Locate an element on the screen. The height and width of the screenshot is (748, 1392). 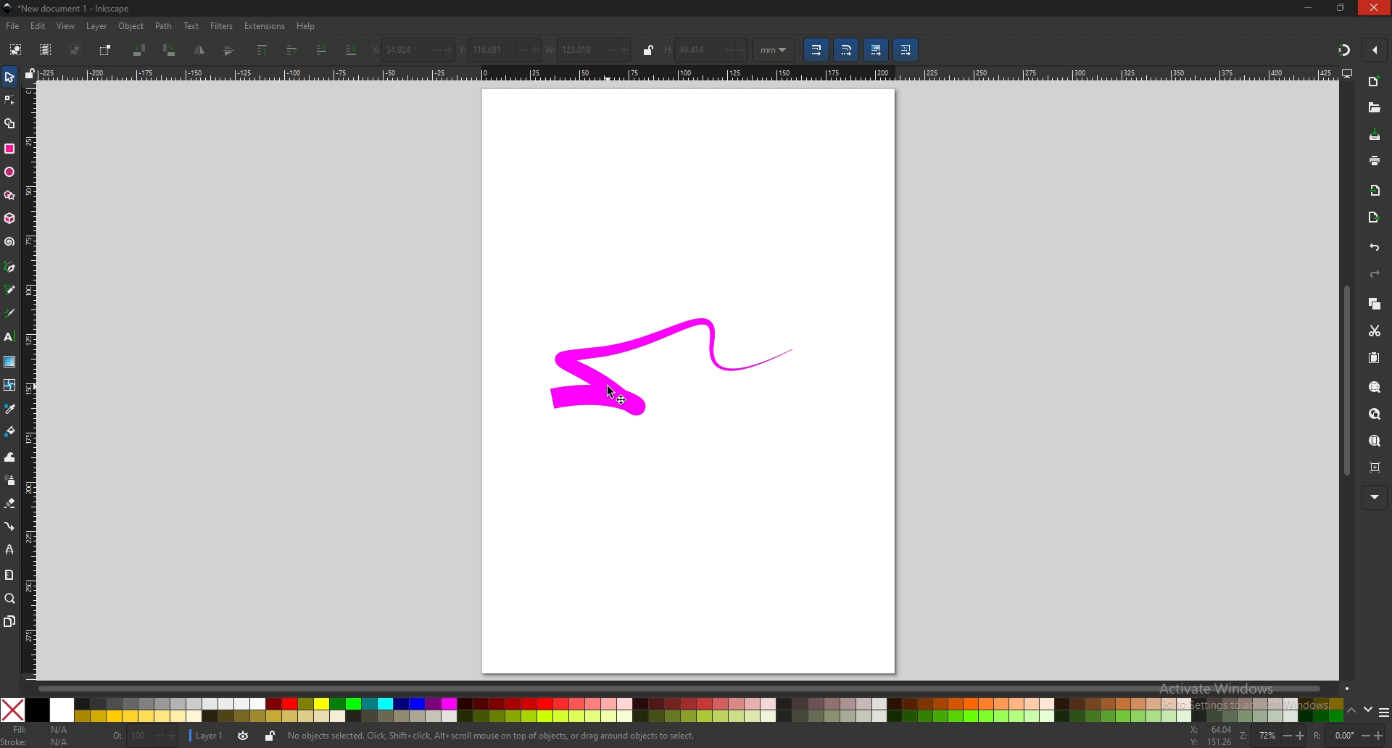
horizontal scale is located at coordinates (685, 72).